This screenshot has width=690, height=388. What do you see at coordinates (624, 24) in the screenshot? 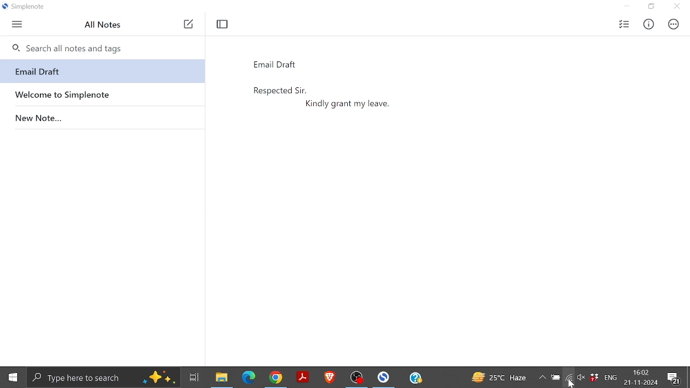
I see `Checklist` at bounding box center [624, 24].